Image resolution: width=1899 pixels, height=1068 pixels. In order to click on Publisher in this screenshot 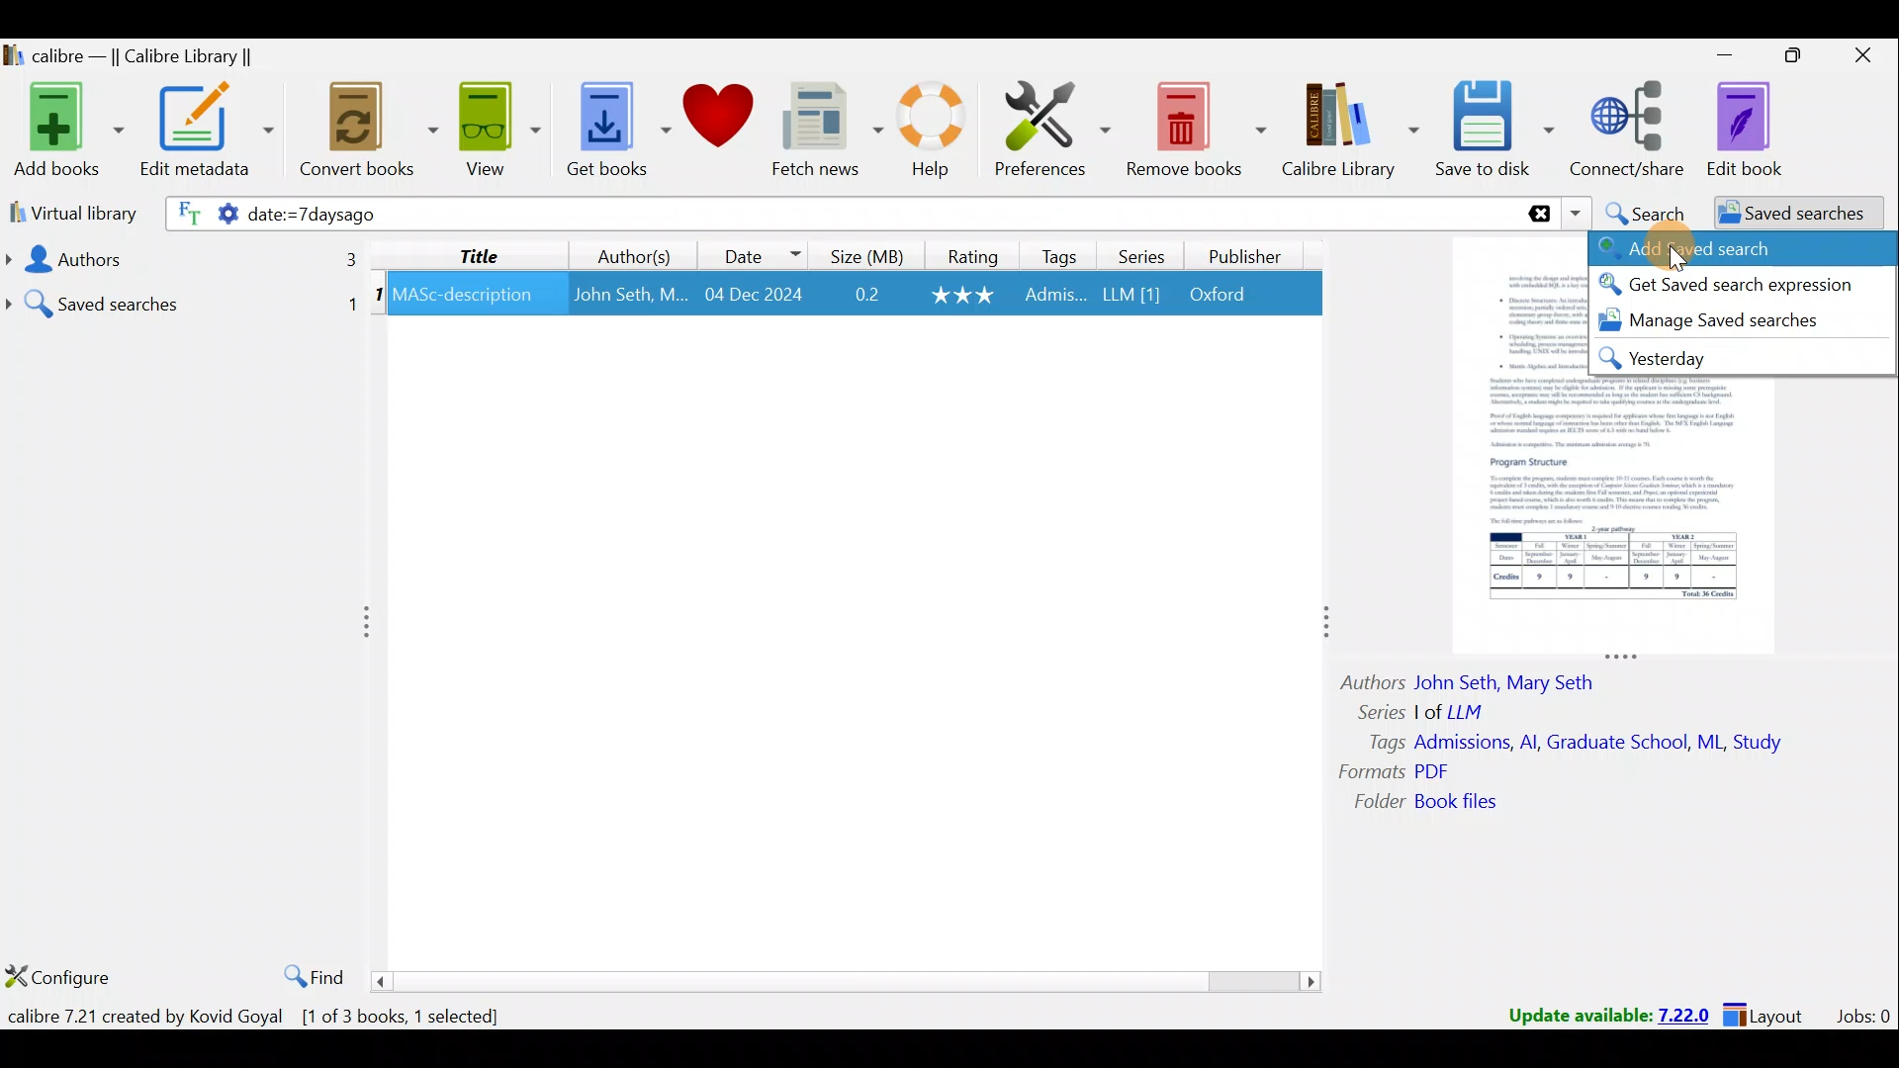, I will do `click(1248, 259)`.